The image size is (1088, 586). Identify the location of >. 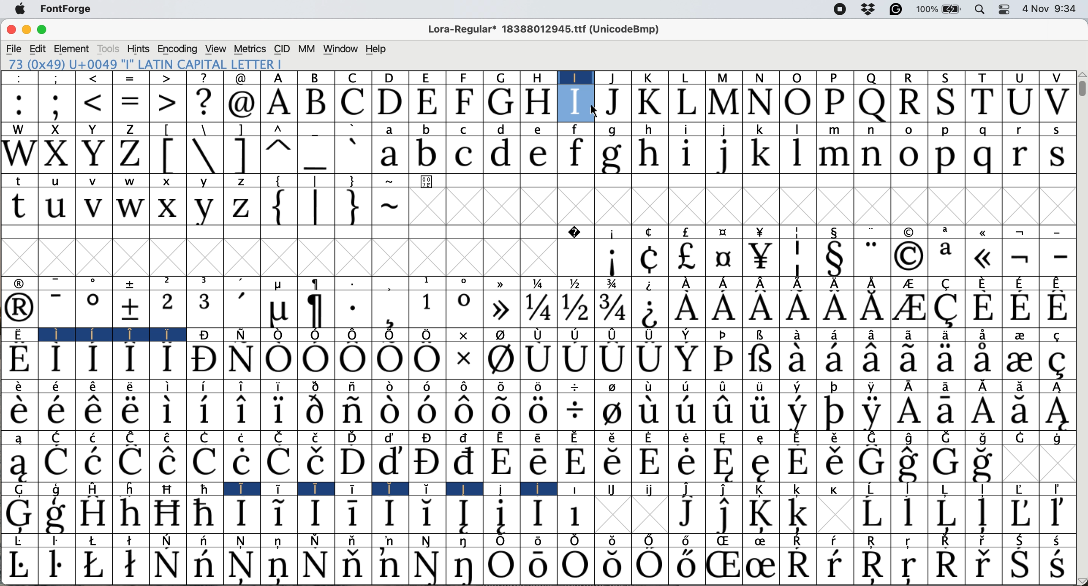
(166, 79).